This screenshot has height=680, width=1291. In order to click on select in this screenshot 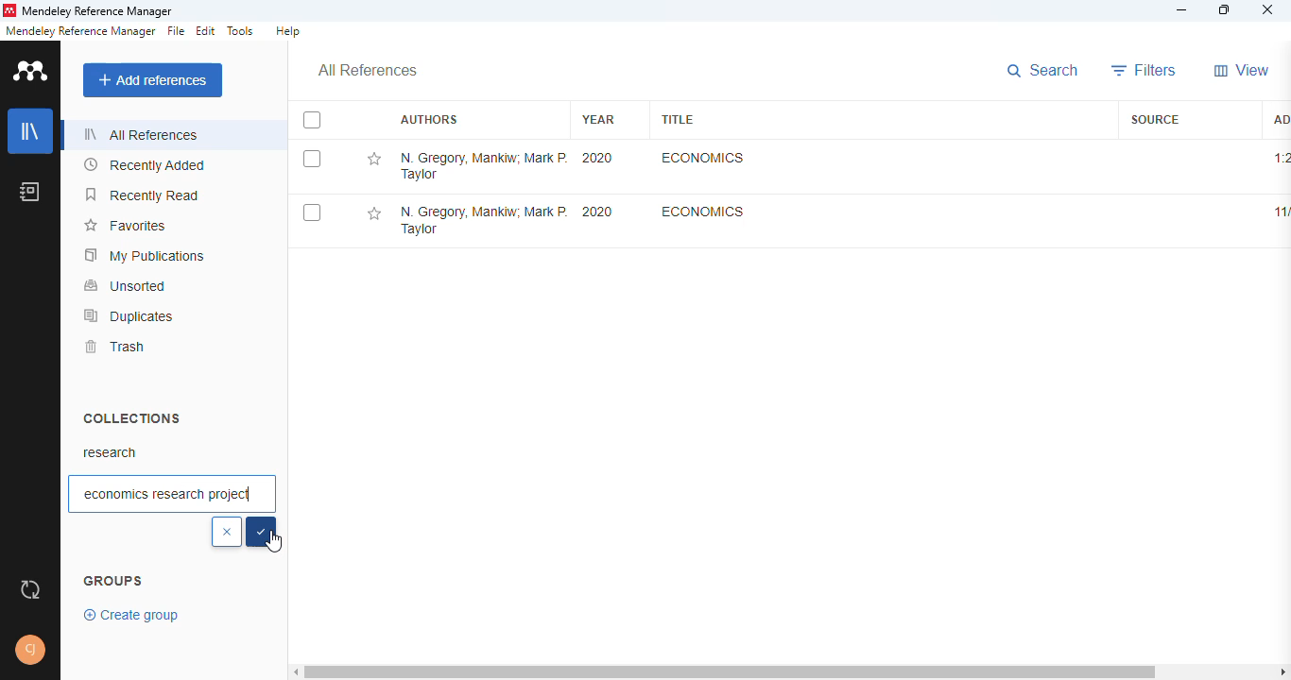, I will do `click(262, 532)`.